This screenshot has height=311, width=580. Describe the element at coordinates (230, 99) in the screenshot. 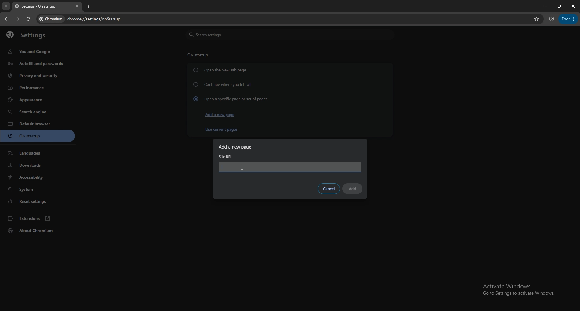

I see `open a specific page or set of pages` at that location.